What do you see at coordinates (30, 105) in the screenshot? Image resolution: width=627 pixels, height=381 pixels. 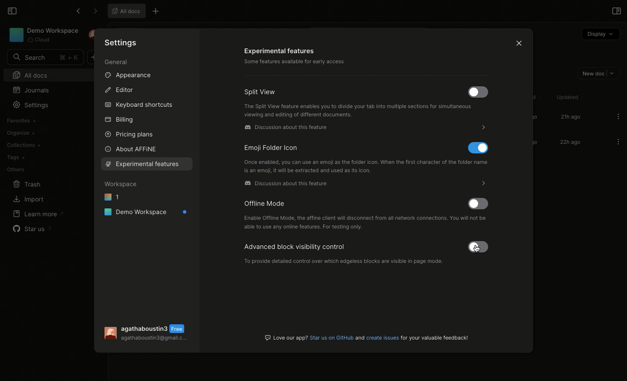 I see `Settings` at bounding box center [30, 105].